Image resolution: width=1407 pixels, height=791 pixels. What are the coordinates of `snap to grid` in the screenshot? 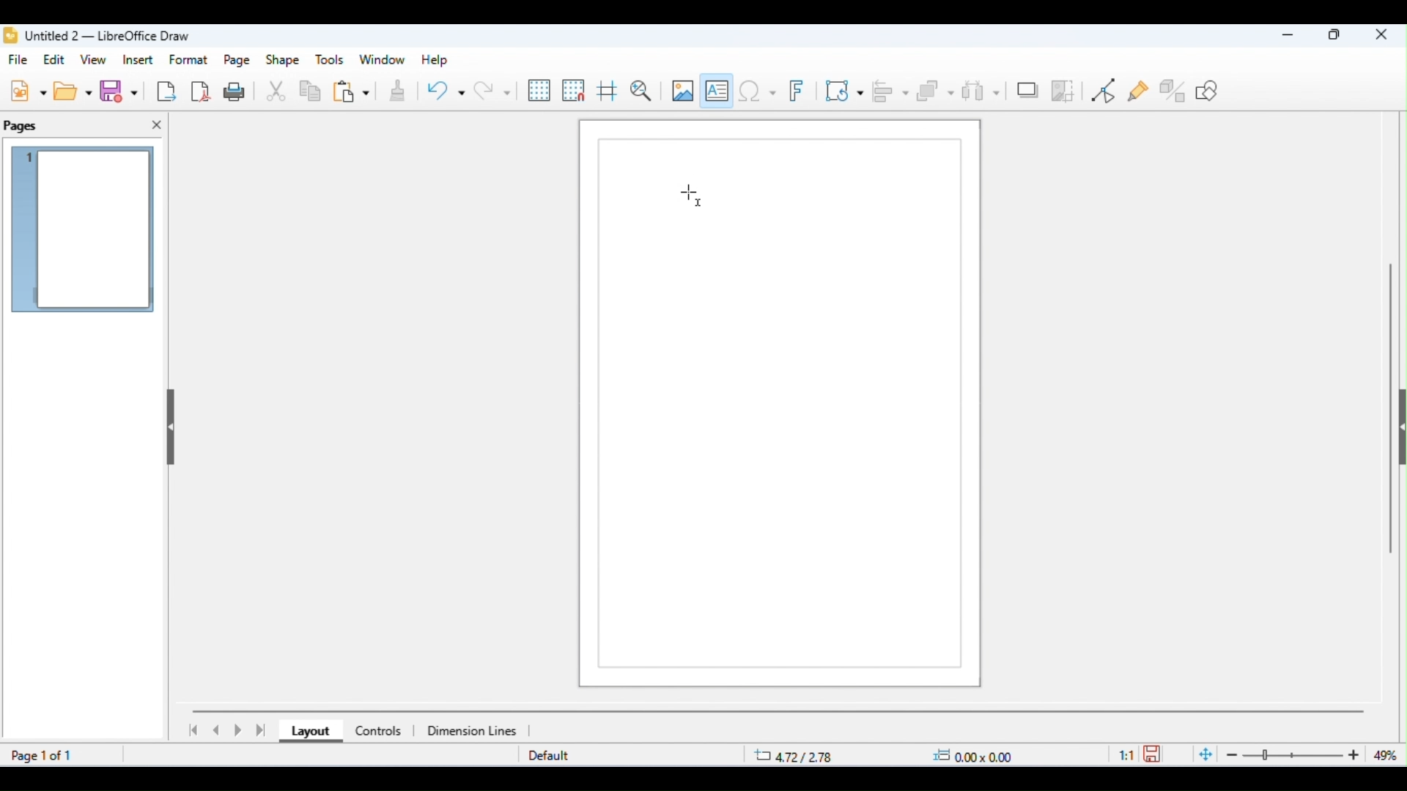 It's located at (575, 90).